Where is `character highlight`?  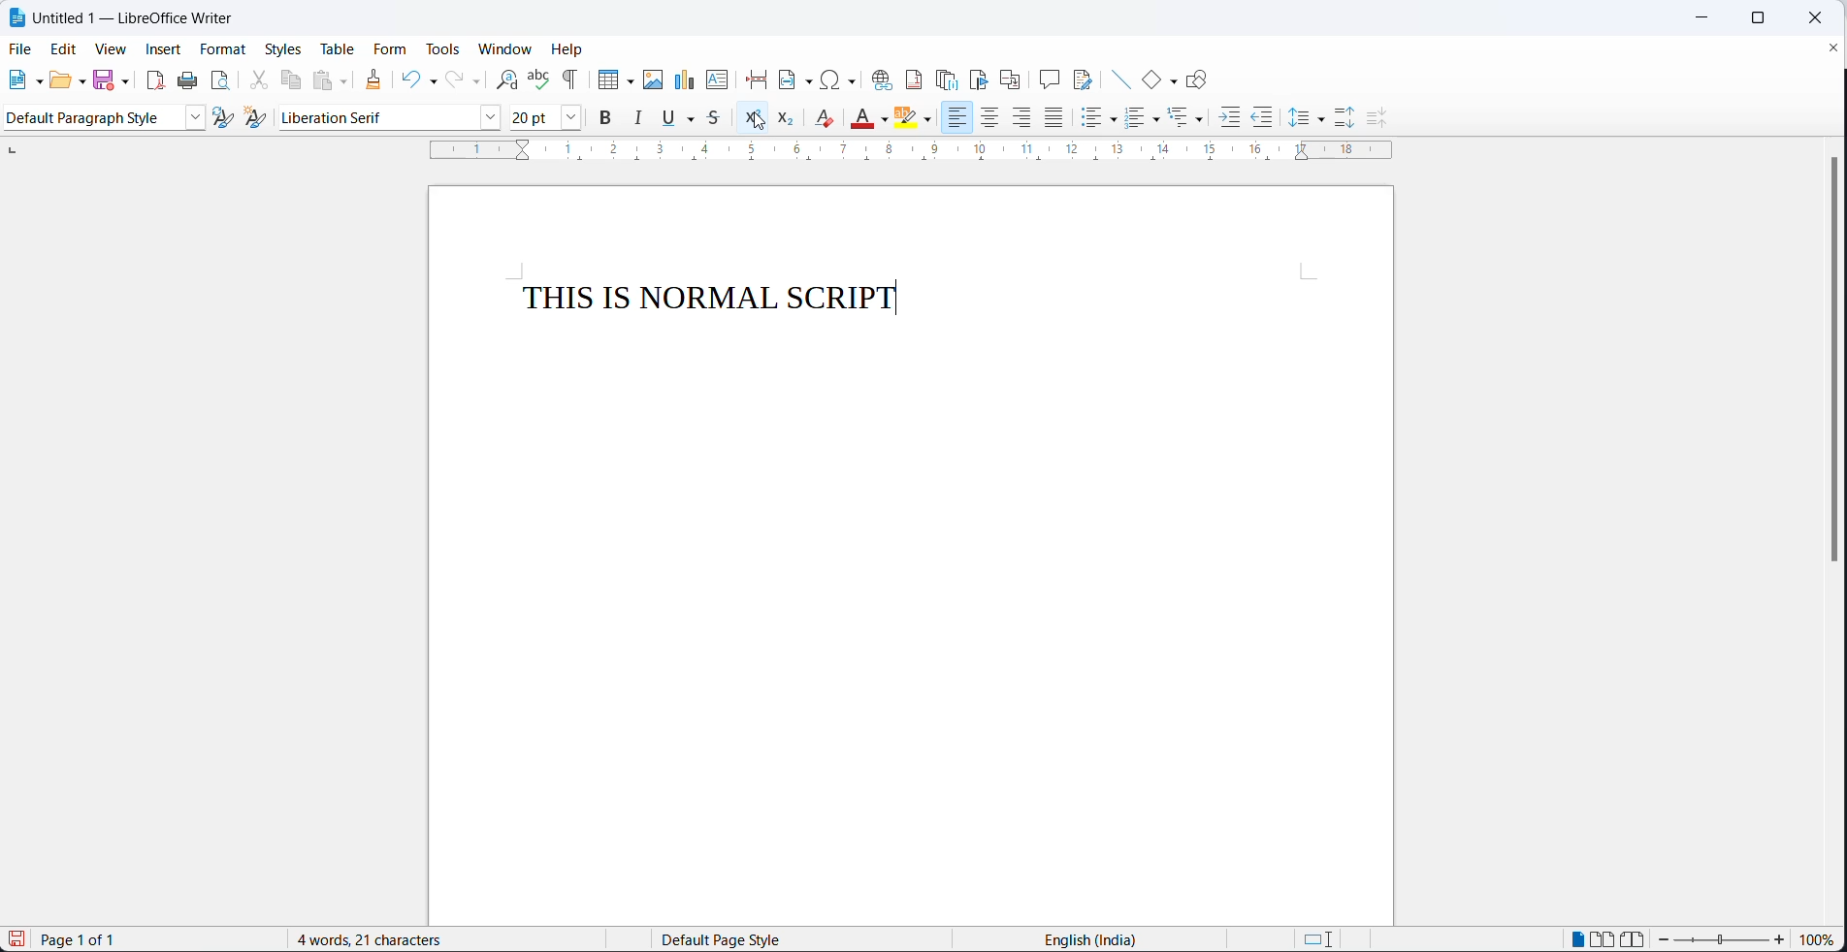
character highlight is located at coordinates (908, 117).